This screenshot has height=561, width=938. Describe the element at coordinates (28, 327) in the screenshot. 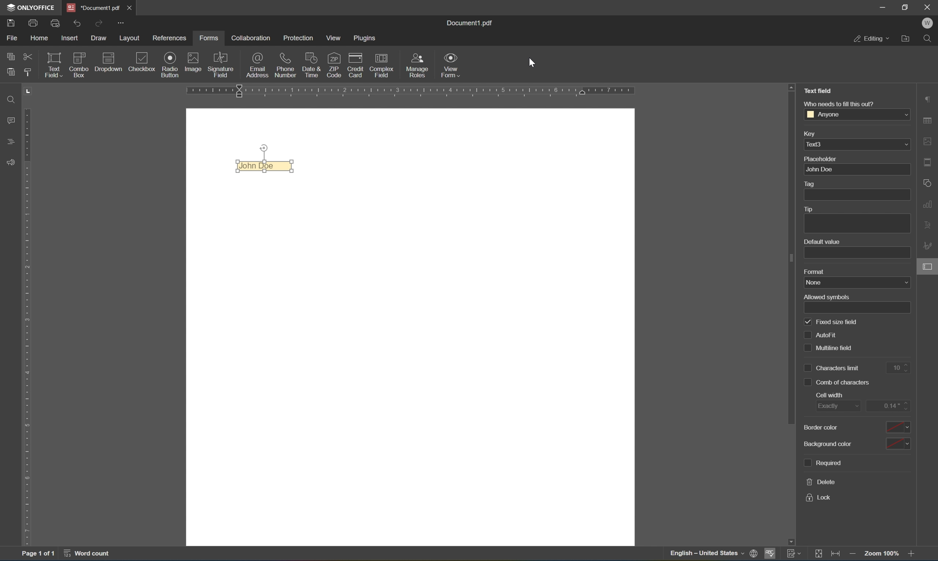

I see `ruler` at that location.